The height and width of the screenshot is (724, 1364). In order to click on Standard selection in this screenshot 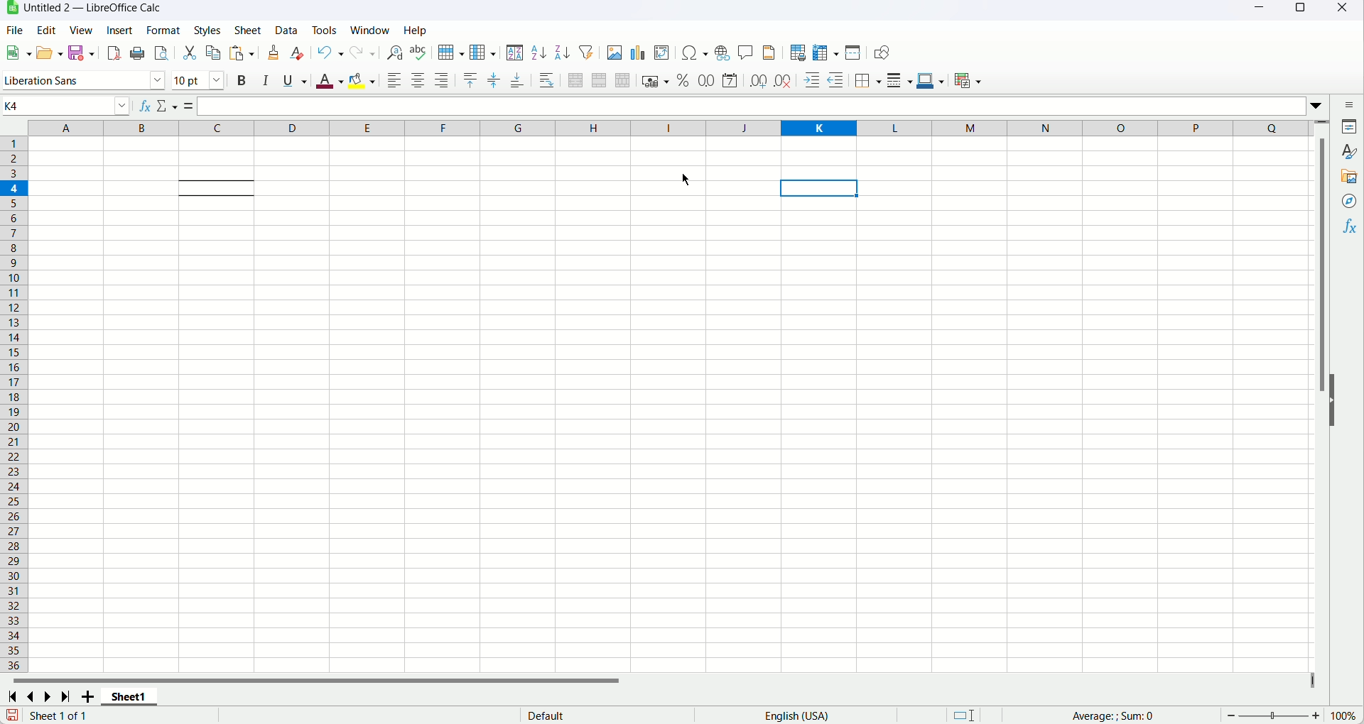, I will do `click(963, 715)`.